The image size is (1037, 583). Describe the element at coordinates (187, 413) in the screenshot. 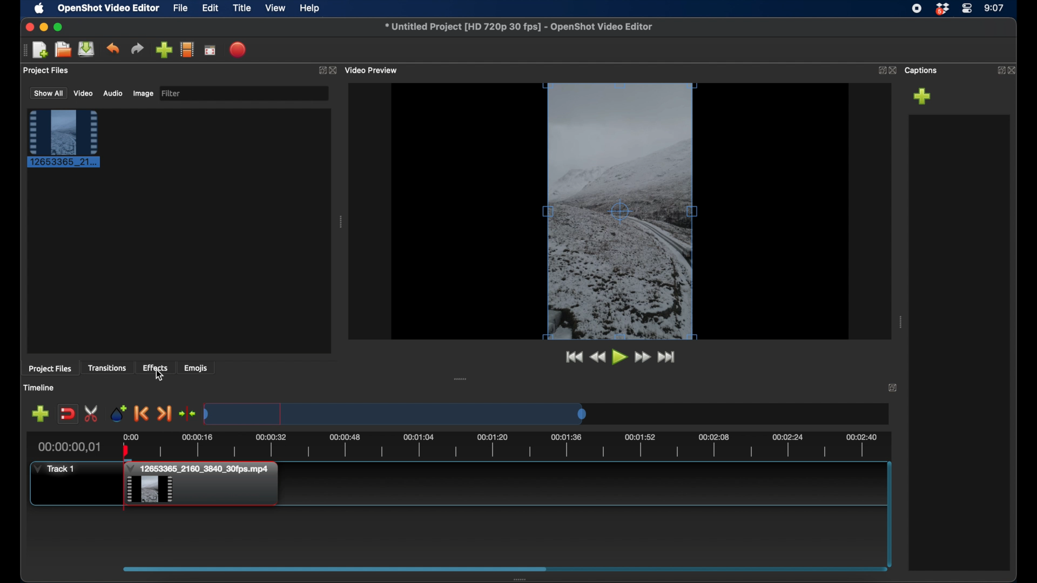

I see `center playhead on the timeline` at that location.